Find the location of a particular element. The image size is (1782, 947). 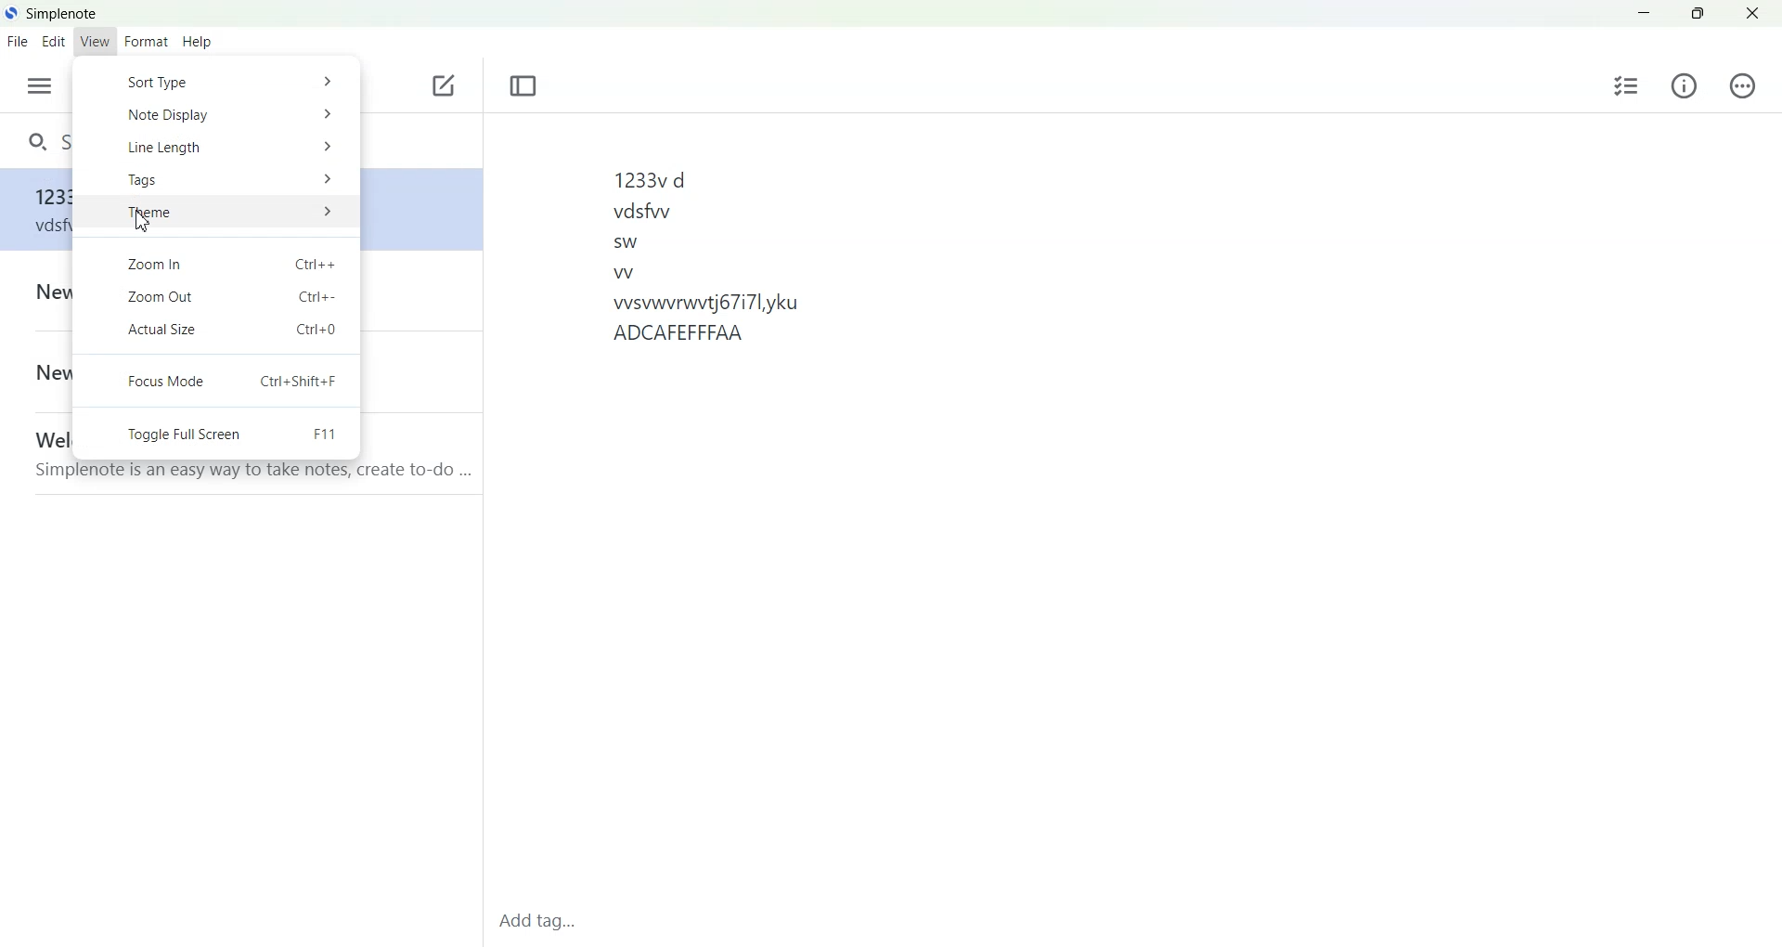

Sort Type is located at coordinates (217, 83).